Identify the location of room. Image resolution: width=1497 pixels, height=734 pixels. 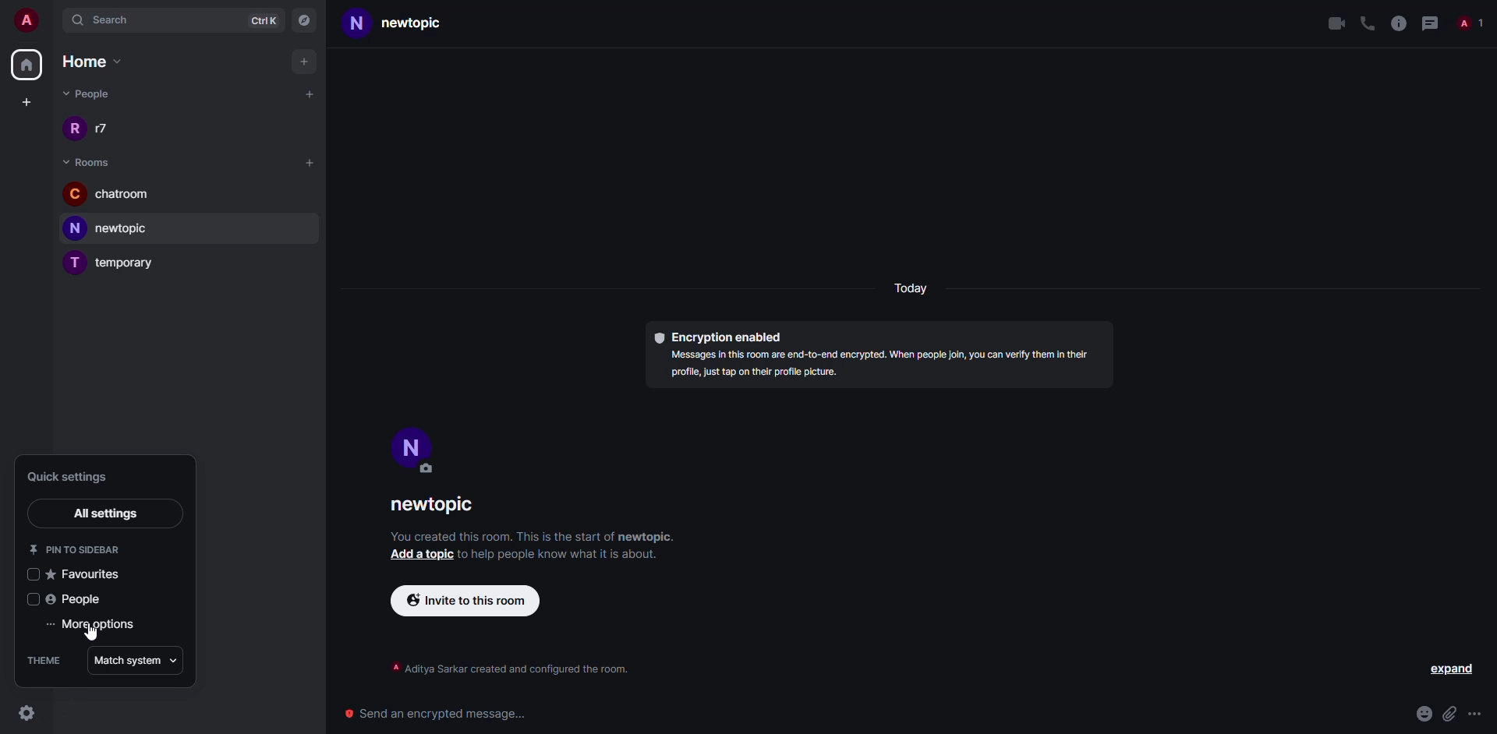
(120, 263).